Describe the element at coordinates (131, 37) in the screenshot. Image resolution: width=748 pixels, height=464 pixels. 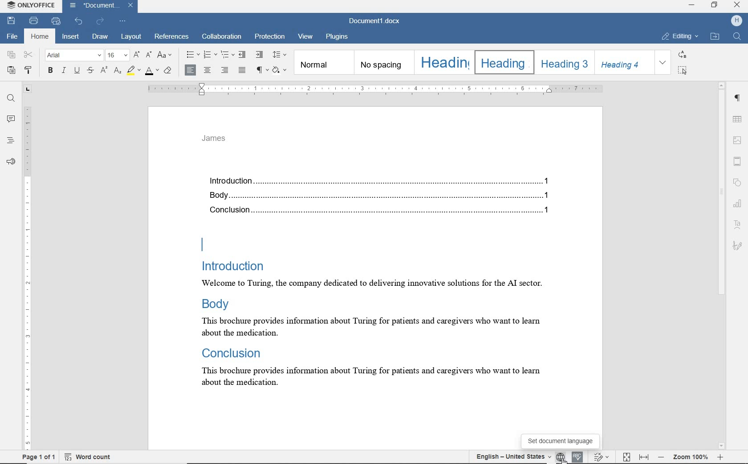
I see `layout` at that location.